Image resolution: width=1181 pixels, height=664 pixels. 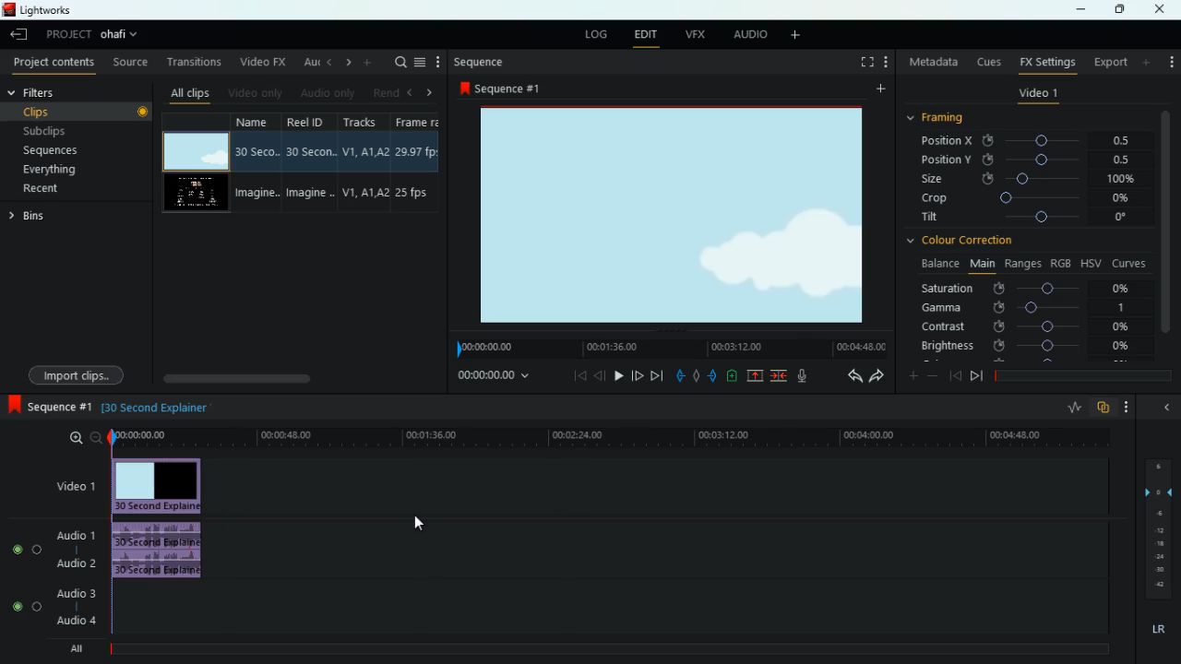 I want to click on saturation, so click(x=1027, y=290).